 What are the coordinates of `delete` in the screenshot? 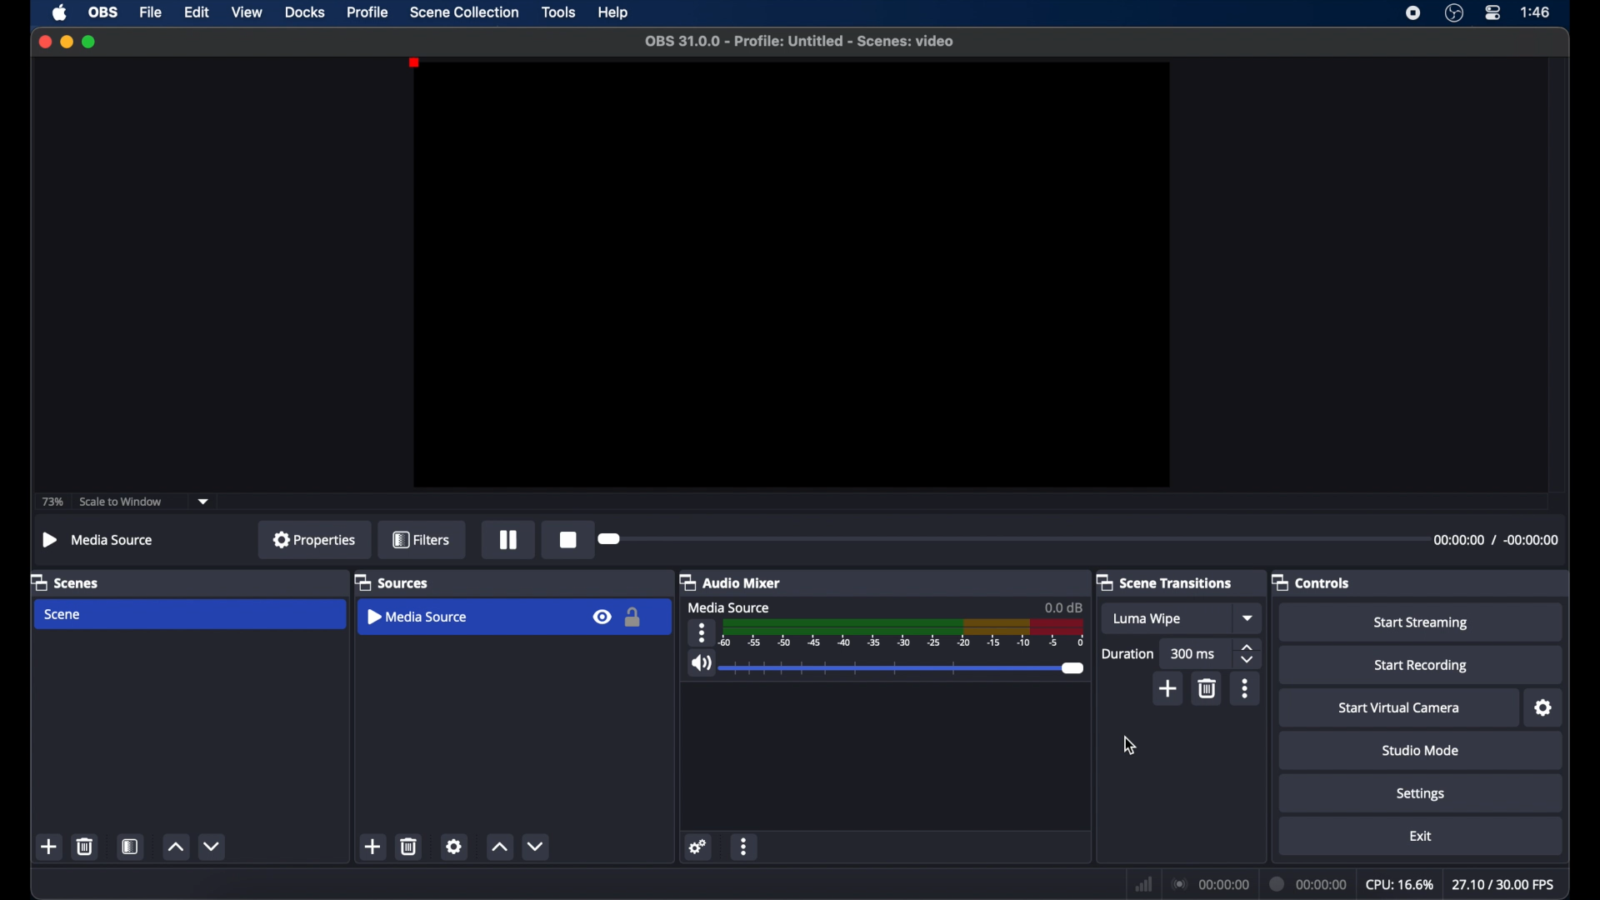 It's located at (409, 846).